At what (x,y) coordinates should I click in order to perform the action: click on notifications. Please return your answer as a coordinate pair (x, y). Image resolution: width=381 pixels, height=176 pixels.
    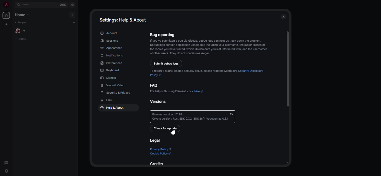
    Looking at the image, I should click on (113, 56).